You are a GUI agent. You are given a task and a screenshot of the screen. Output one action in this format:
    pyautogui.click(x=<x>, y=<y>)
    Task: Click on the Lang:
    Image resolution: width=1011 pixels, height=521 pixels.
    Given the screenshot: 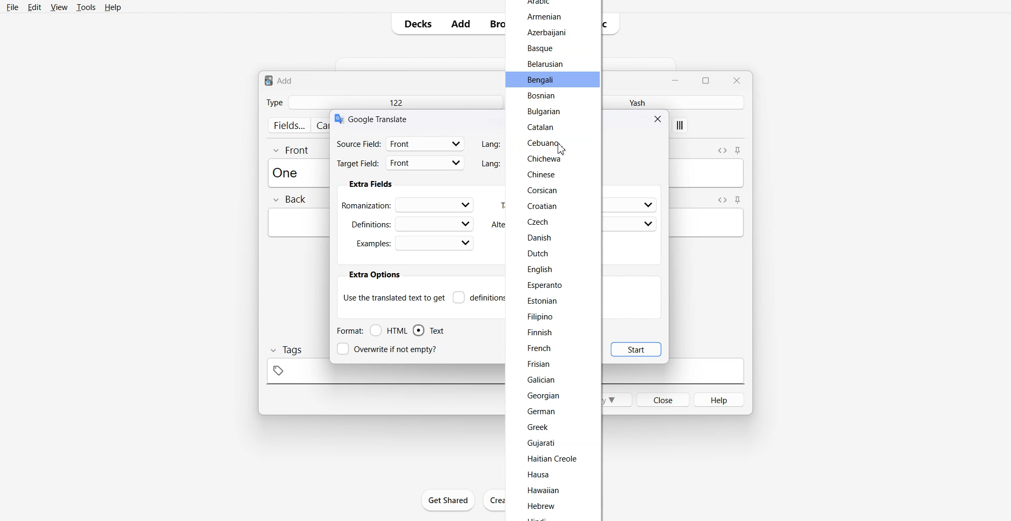 What is the action you would take?
    pyautogui.click(x=489, y=144)
    